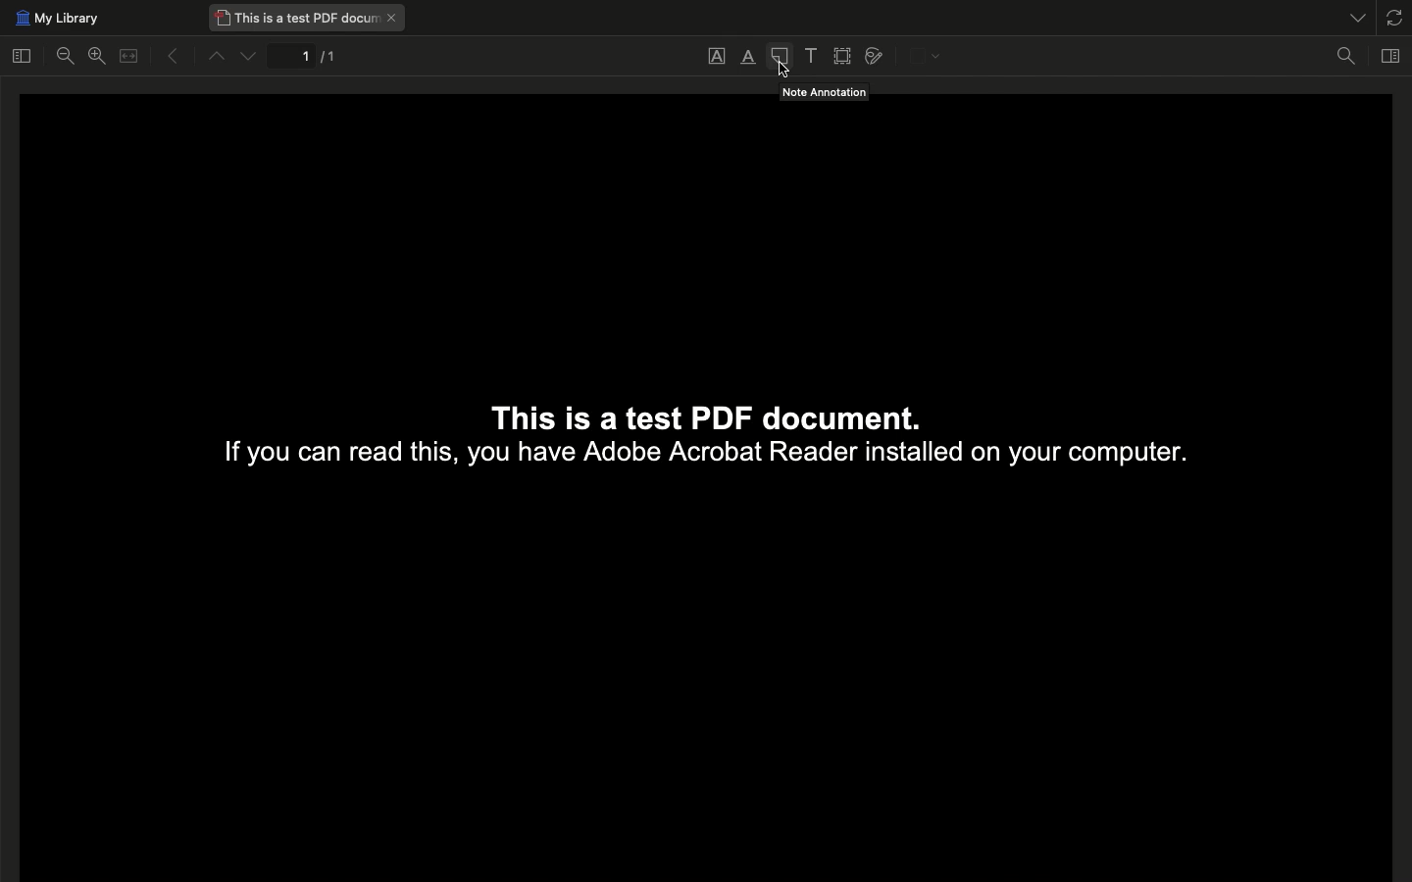  What do you see at coordinates (717, 55) in the screenshot?
I see `Underline text` at bounding box center [717, 55].